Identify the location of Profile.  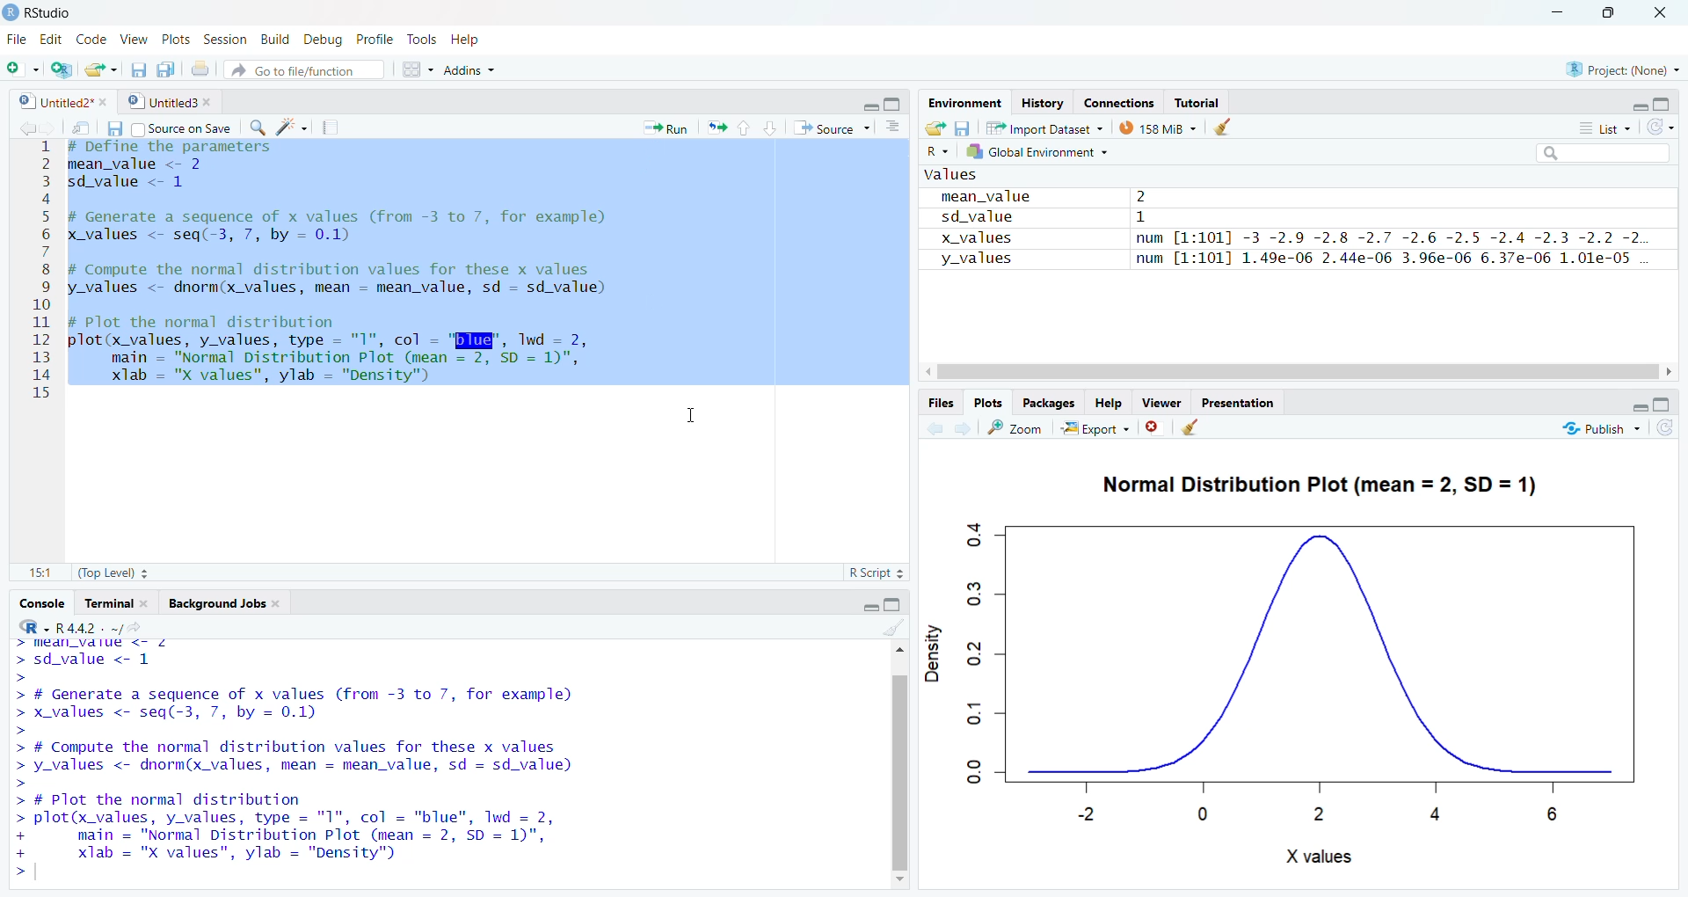
(372, 39).